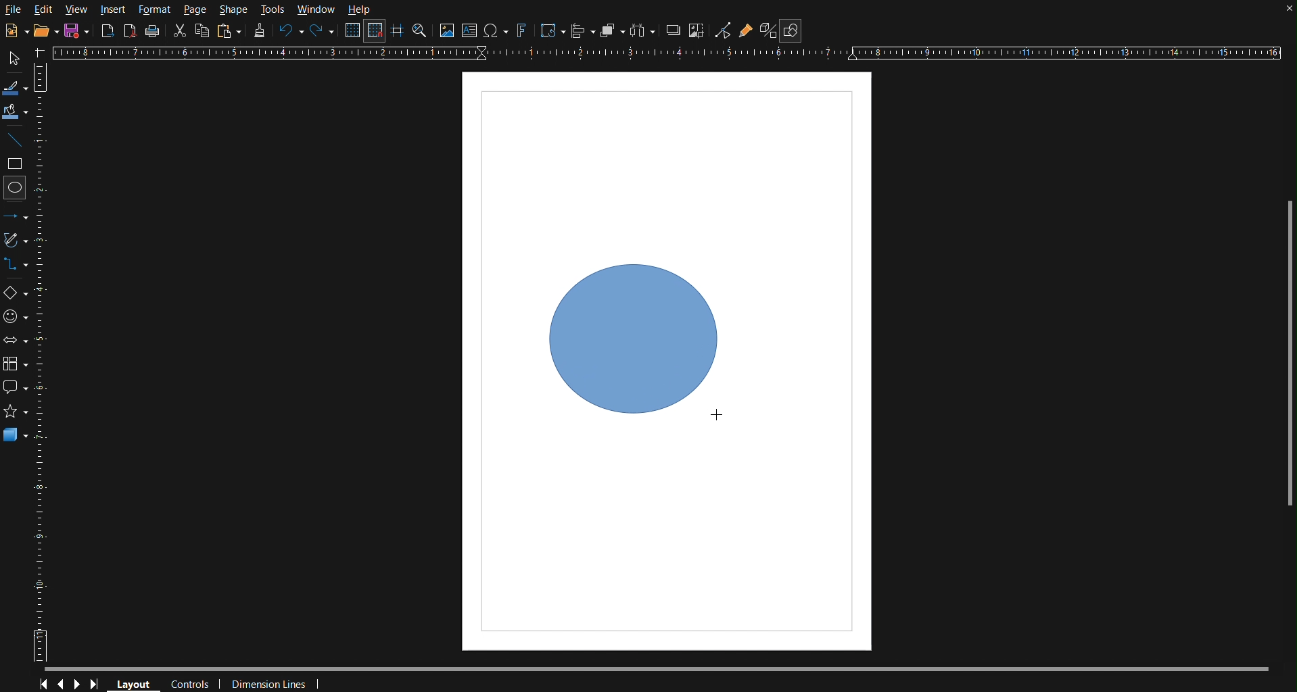  I want to click on View, so click(76, 9).